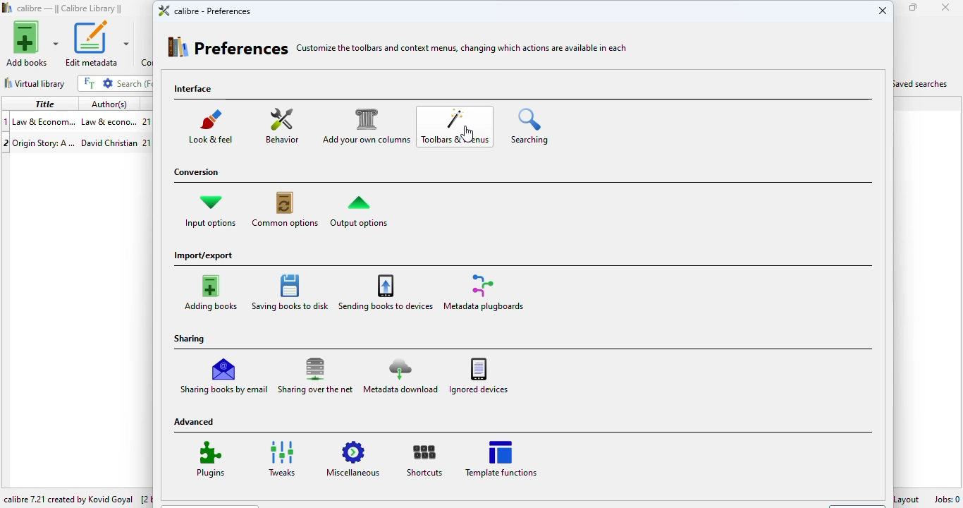  What do you see at coordinates (75, 121) in the screenshot?
I see `book 1` at bounding box center [75, 121].